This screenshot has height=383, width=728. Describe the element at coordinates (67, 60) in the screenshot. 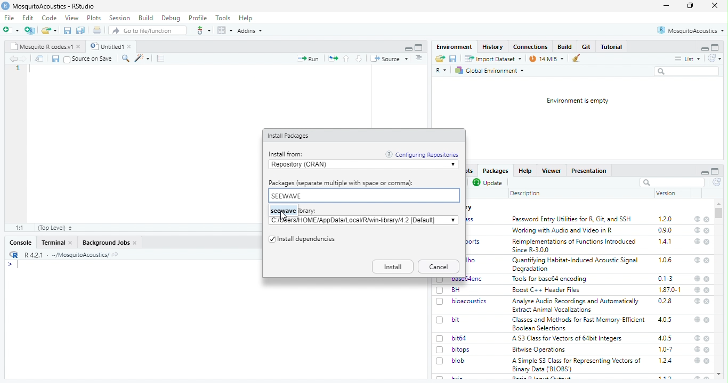

I see `checkbox` at that location.